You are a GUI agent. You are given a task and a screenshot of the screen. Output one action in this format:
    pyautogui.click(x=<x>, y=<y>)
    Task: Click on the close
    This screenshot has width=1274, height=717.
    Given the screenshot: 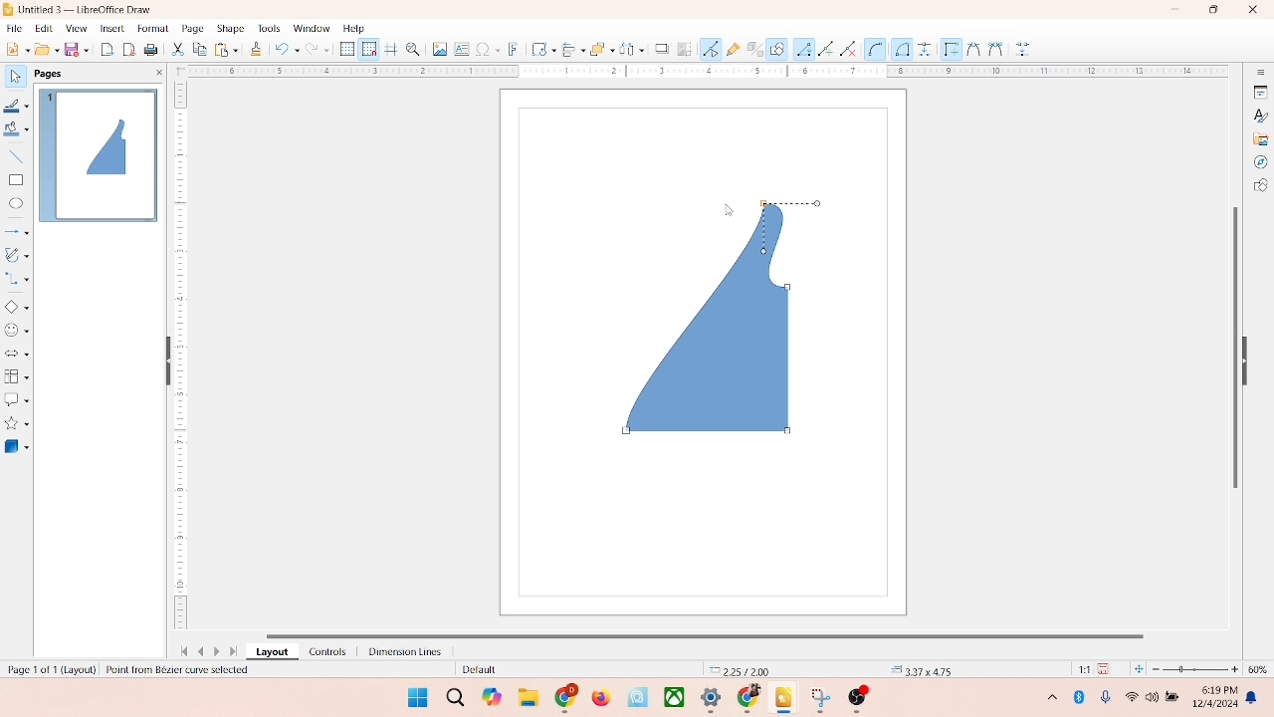 What is the action you would take?
    pyautogui.click(x=1248, y=11)
    